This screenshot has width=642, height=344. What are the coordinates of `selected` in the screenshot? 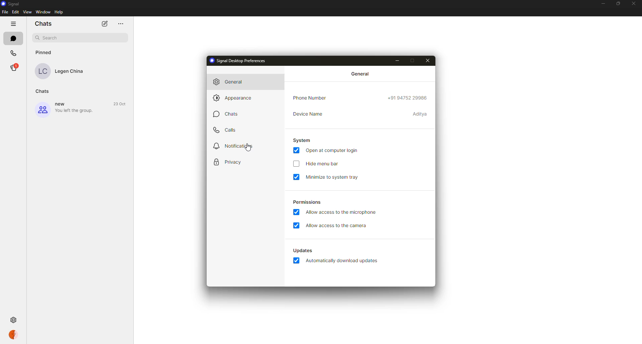 It's located at (296, 177).